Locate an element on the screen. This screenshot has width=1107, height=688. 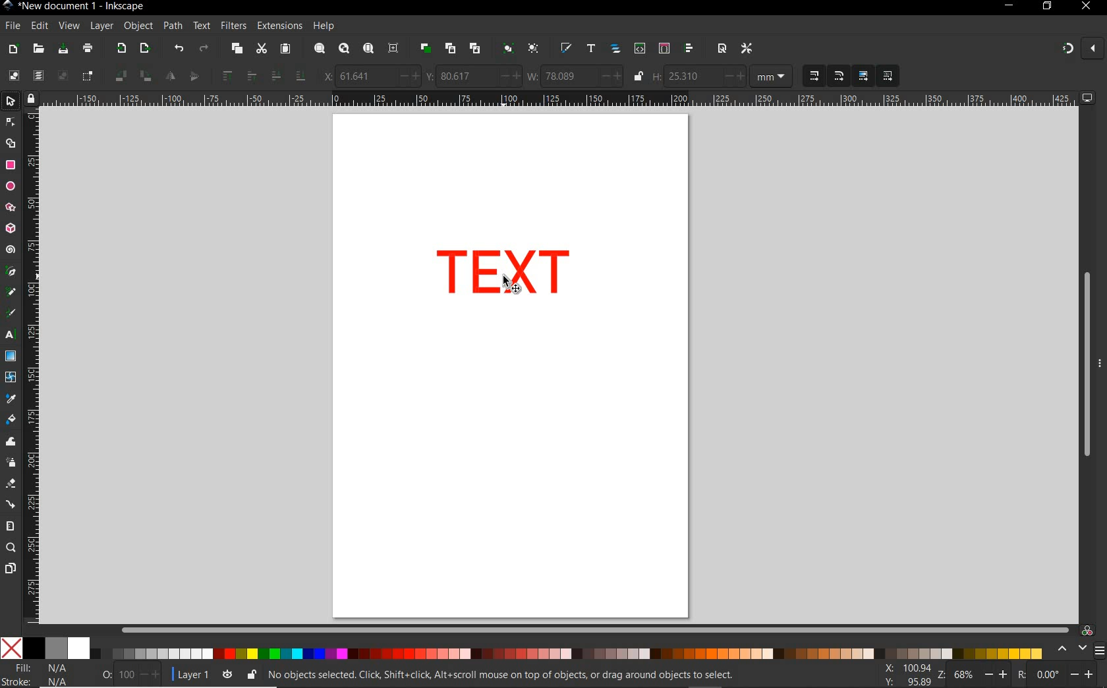
pages tool is located at coordinates (10, 569).